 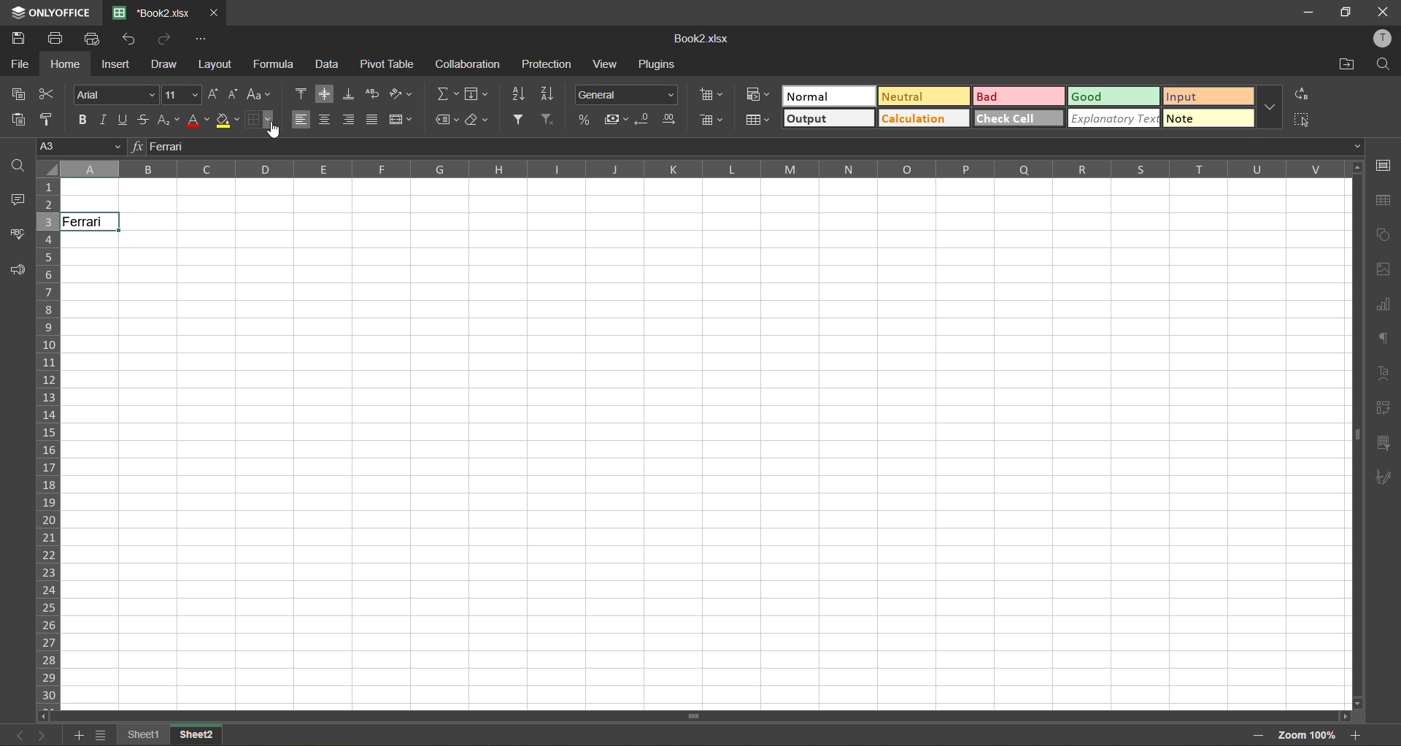 I want to click on file name, so click(x=151, y=12).